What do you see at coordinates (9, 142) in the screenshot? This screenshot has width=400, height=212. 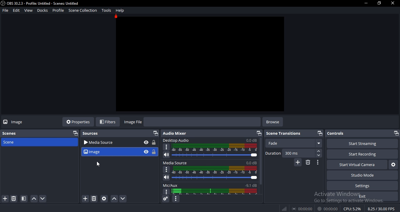 I see `scene` at bounding box center [9, 142].